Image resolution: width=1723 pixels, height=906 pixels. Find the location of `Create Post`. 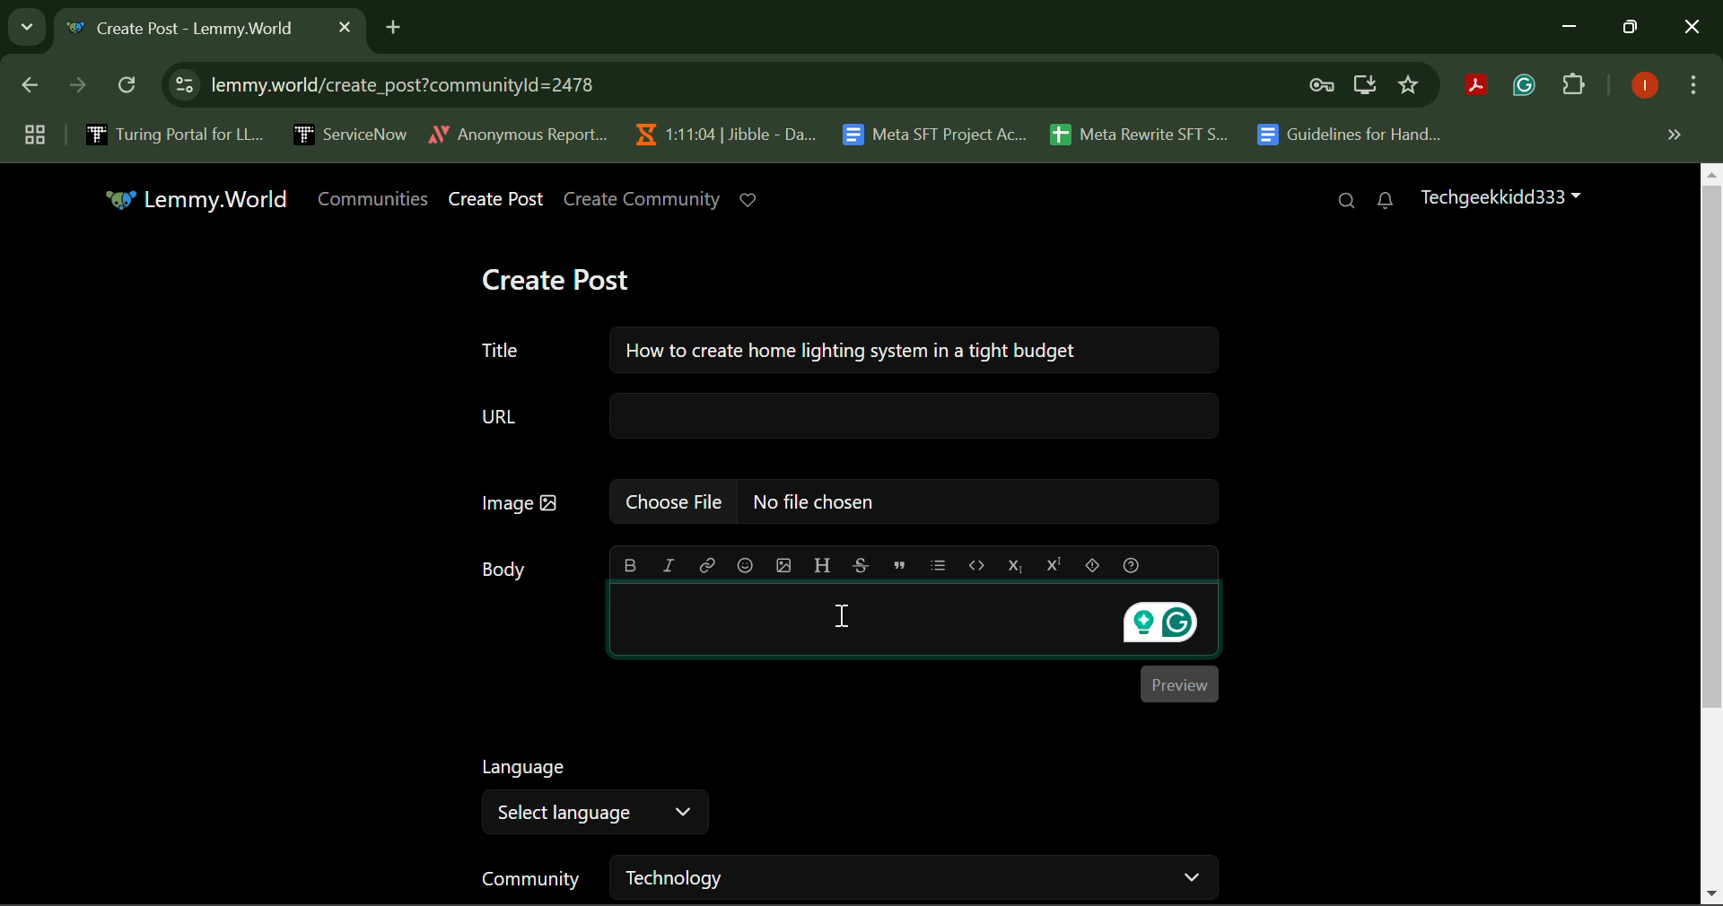

Create Post is located at coordinates (497, 200).